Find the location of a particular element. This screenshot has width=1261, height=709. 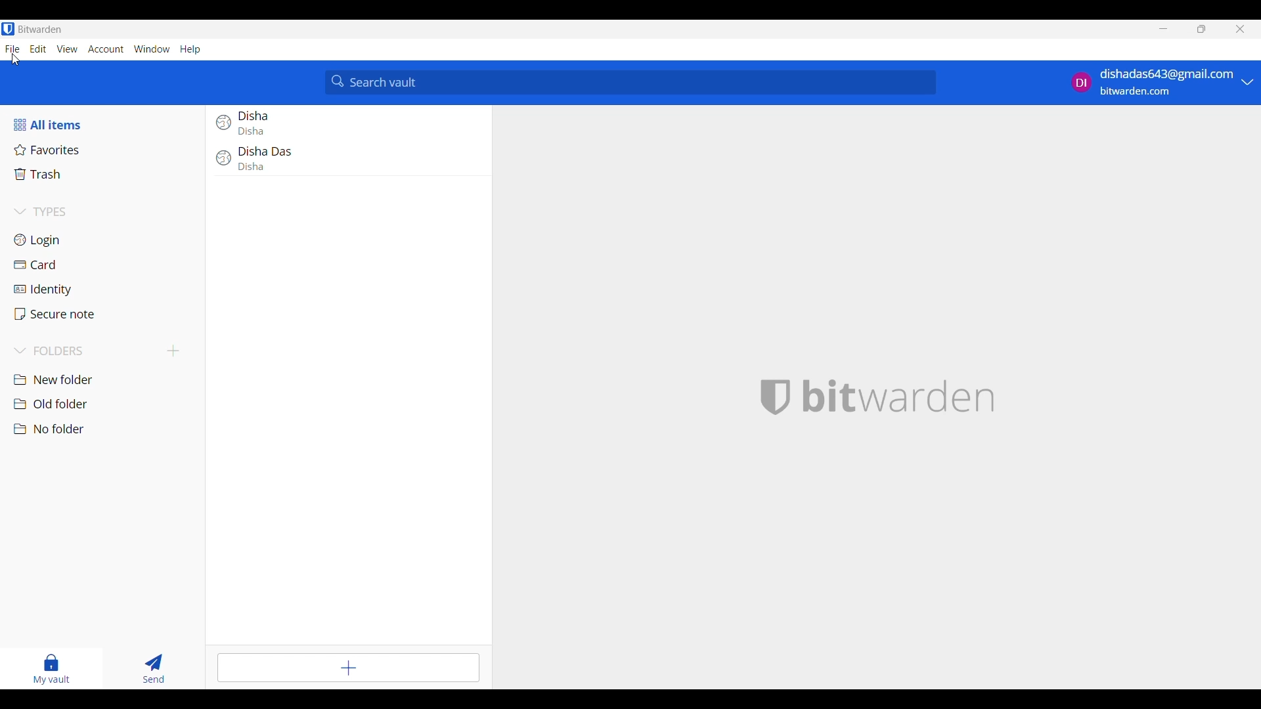

Software logo and name is located at coordinates (899, 397).